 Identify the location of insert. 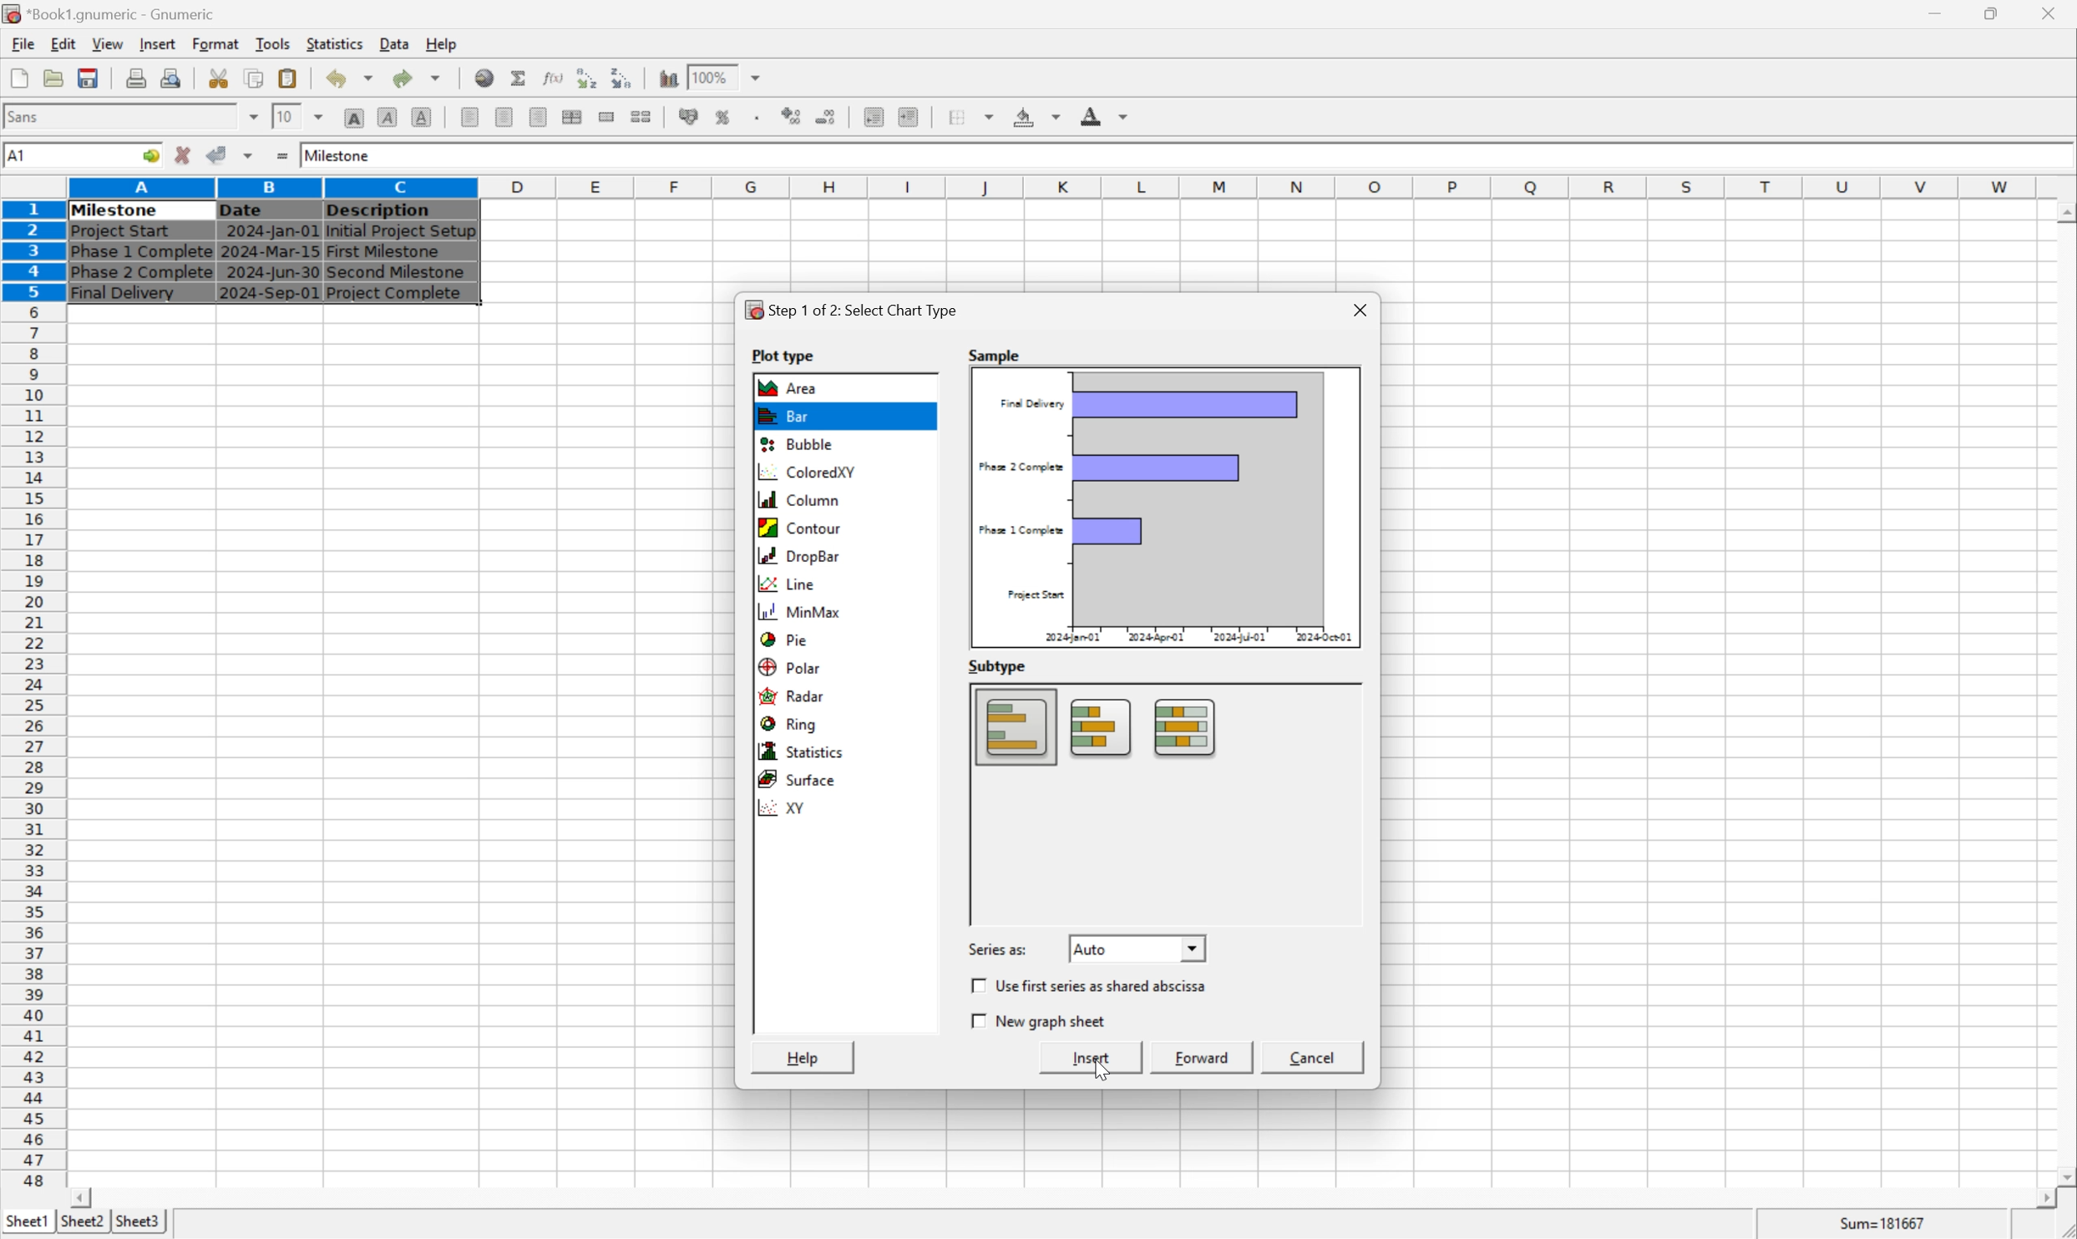
(157, 45).